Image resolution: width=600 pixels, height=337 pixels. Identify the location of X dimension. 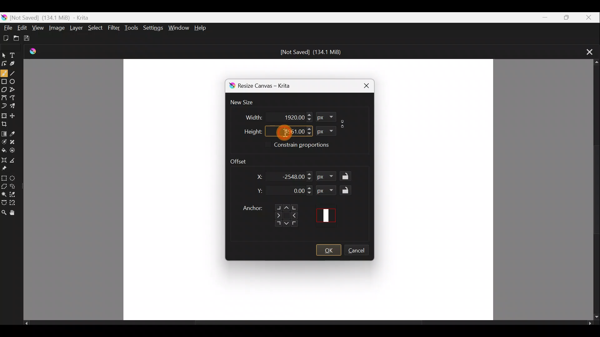
(256, 177).